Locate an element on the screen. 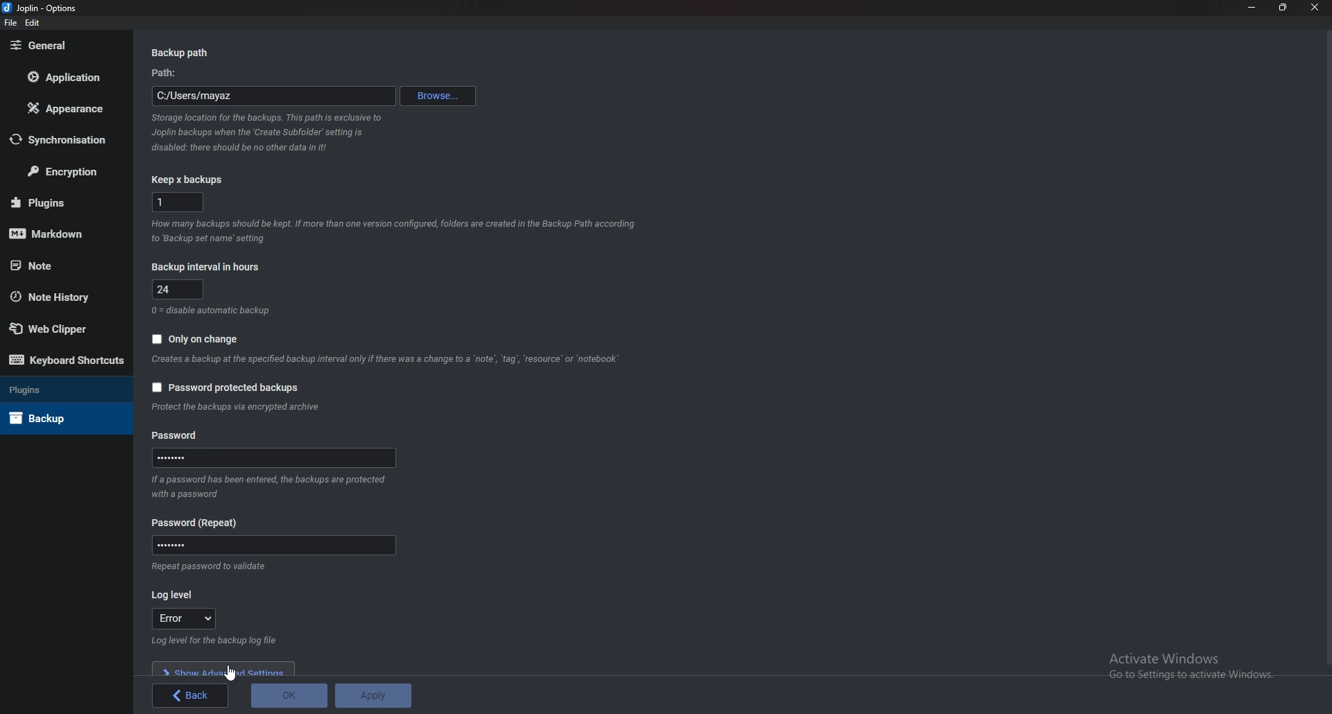  Password is located at coordinates (273, 545).